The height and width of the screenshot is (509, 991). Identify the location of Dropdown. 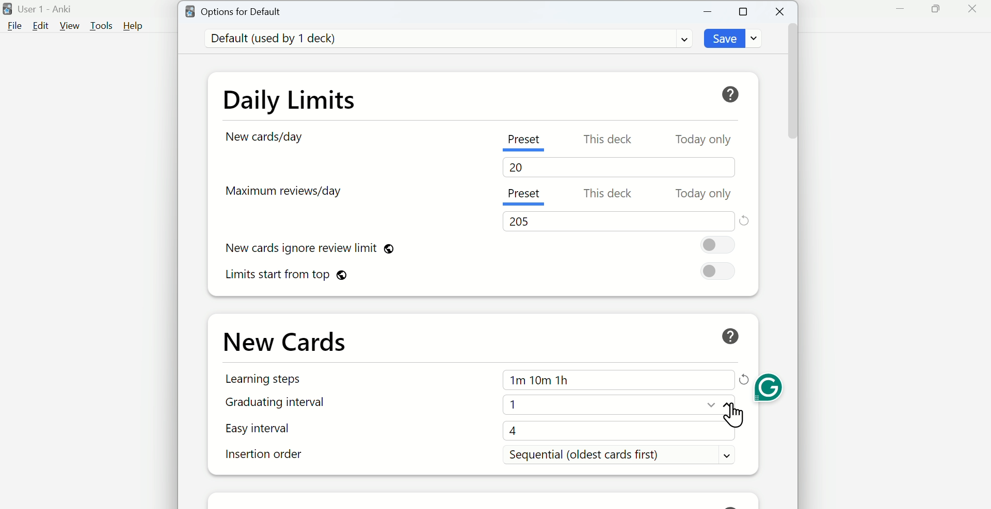
(678, 40).